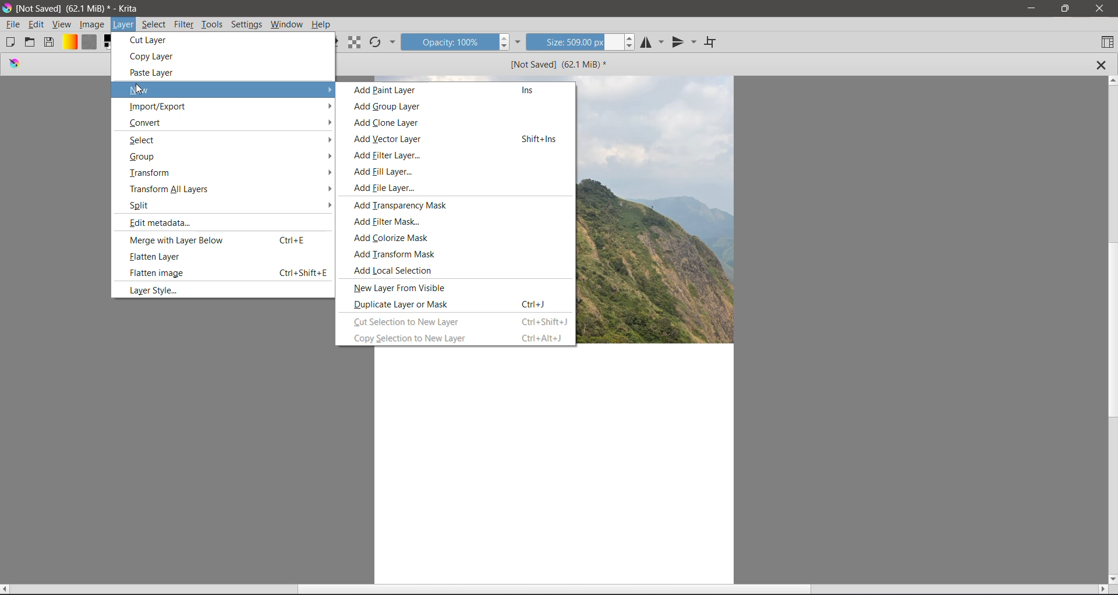 The width and height of the screenshot is (1118, 595). Describe the element at coordinates (151, 39) in the screenshot. I see `Cut Layer` at that location.